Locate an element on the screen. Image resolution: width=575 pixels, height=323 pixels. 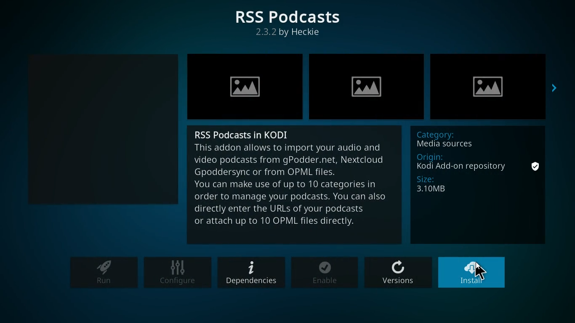
size is located at coordinates (446, 186).